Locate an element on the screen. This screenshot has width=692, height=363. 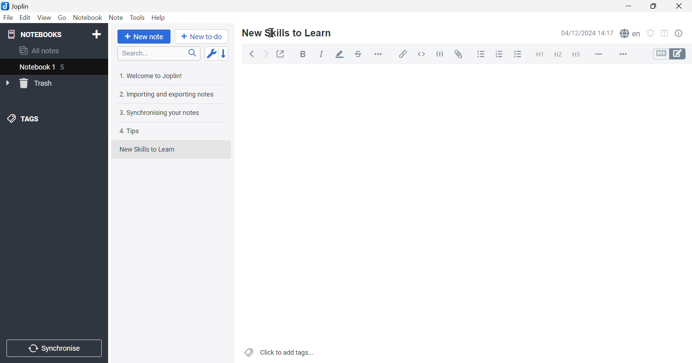
Highlight is located at coordinates (338, 55).